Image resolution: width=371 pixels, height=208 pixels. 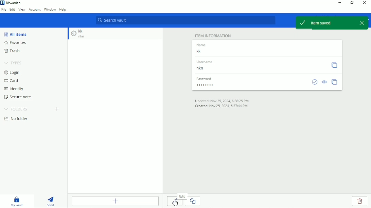 What do you see at coordinates (16, 43) in the screenshot?
I see `Favorites` at bounding box center [16, 43].